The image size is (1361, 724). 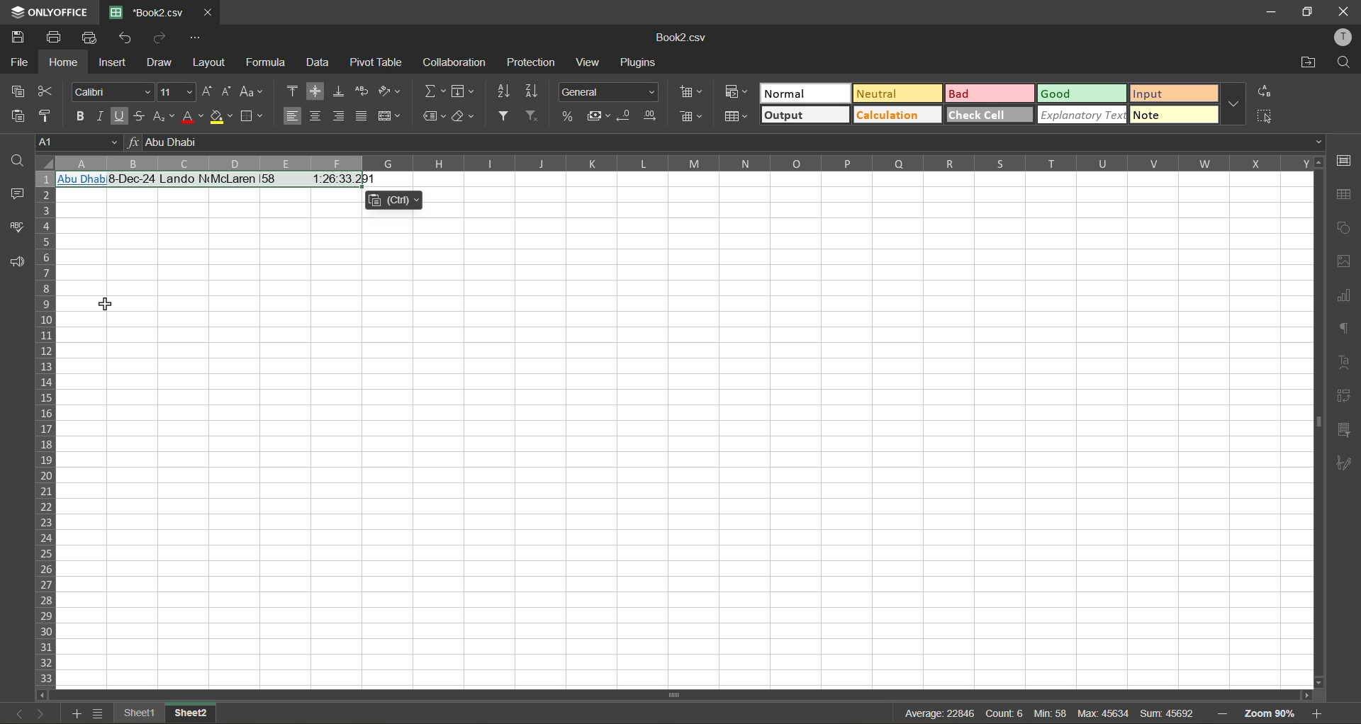 What do you see at coordinates (684, 448) in the screenshot?
I see `working sheet 2` at bounding box center [684, 448].